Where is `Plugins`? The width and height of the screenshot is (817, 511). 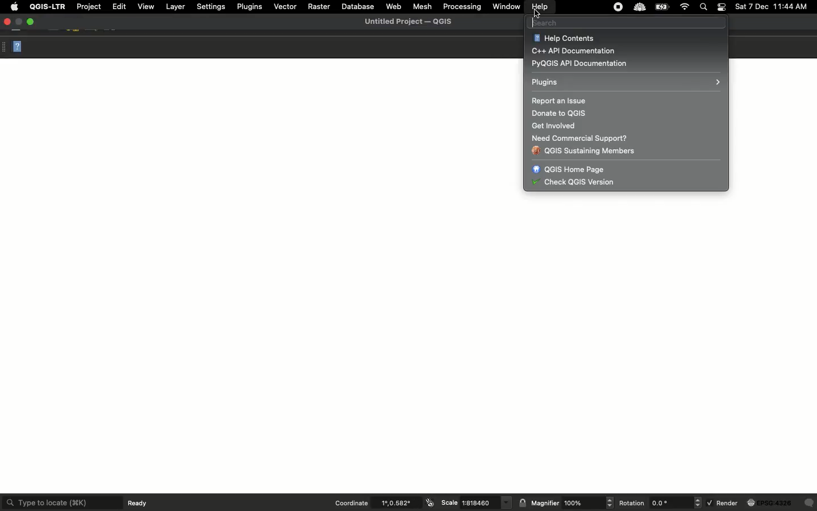 Plugins is located at coordinates (249, 6).